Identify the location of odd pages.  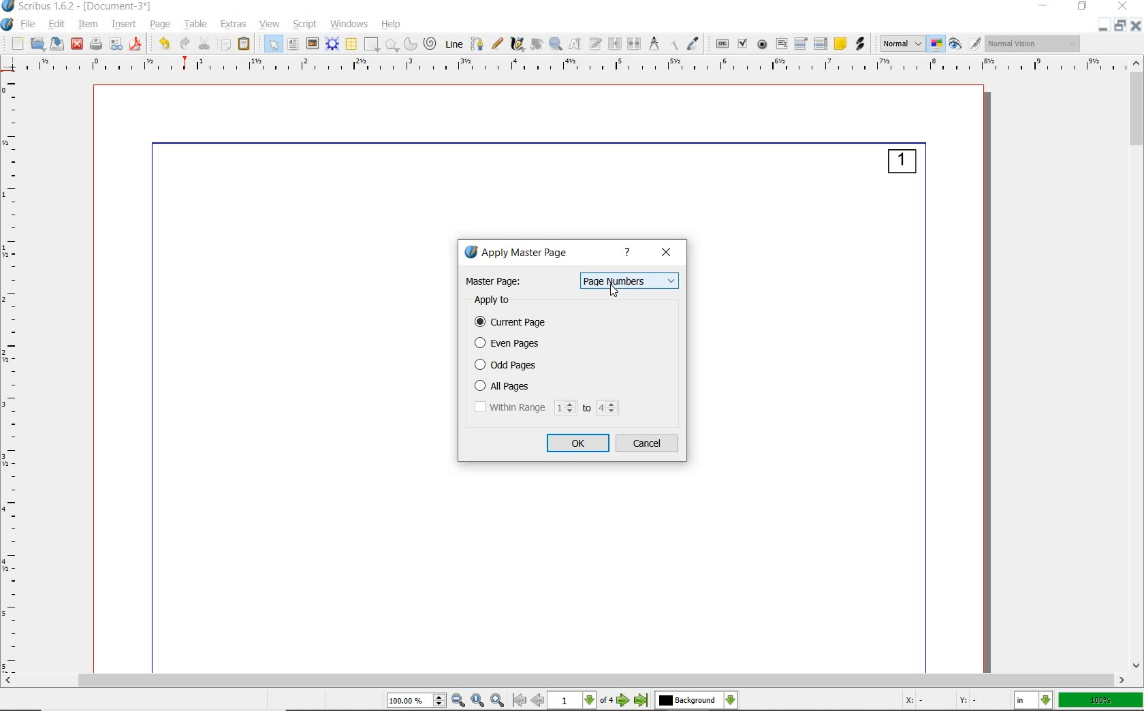
(511, 365).